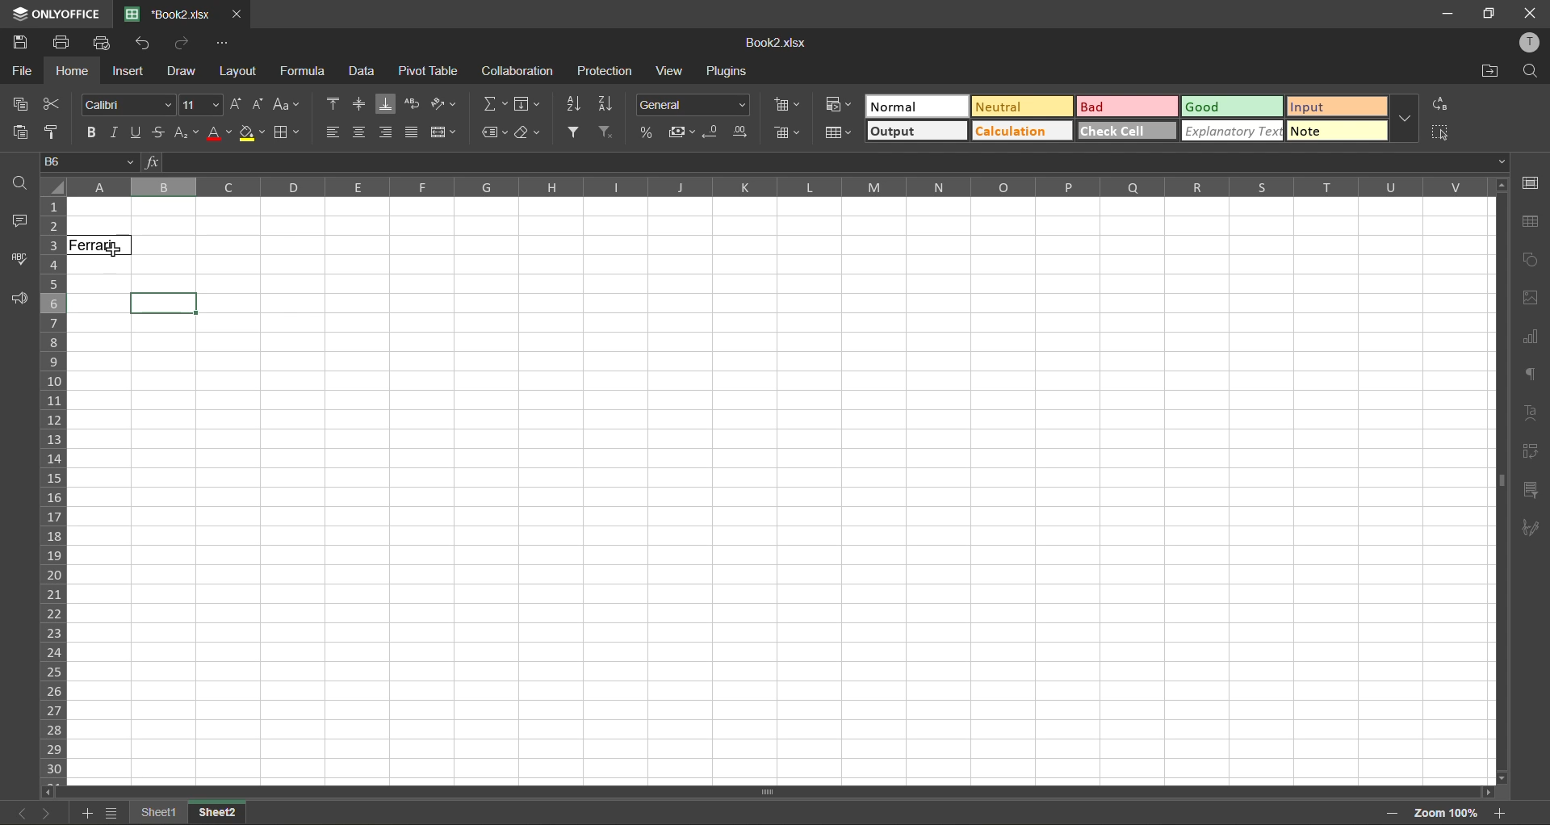 This screenshot has height=825, width=1550. Describe the element at coordinates (21, 70) in the screenshot. I see `file` at that location.